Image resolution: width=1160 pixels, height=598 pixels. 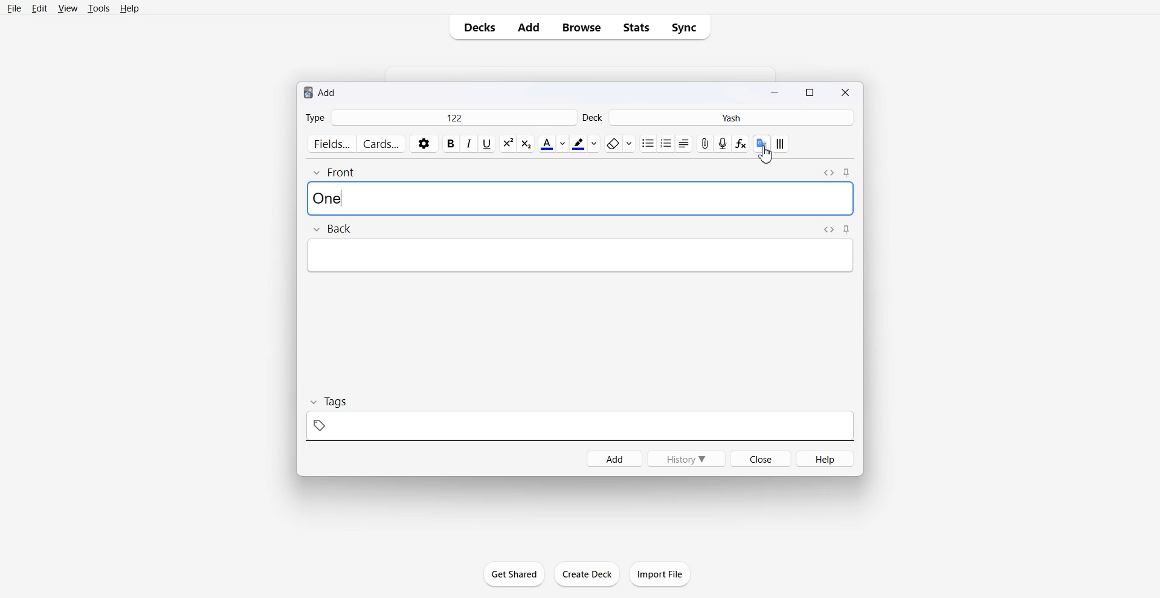 I want to click on Edit, so click(x=39, y=8).